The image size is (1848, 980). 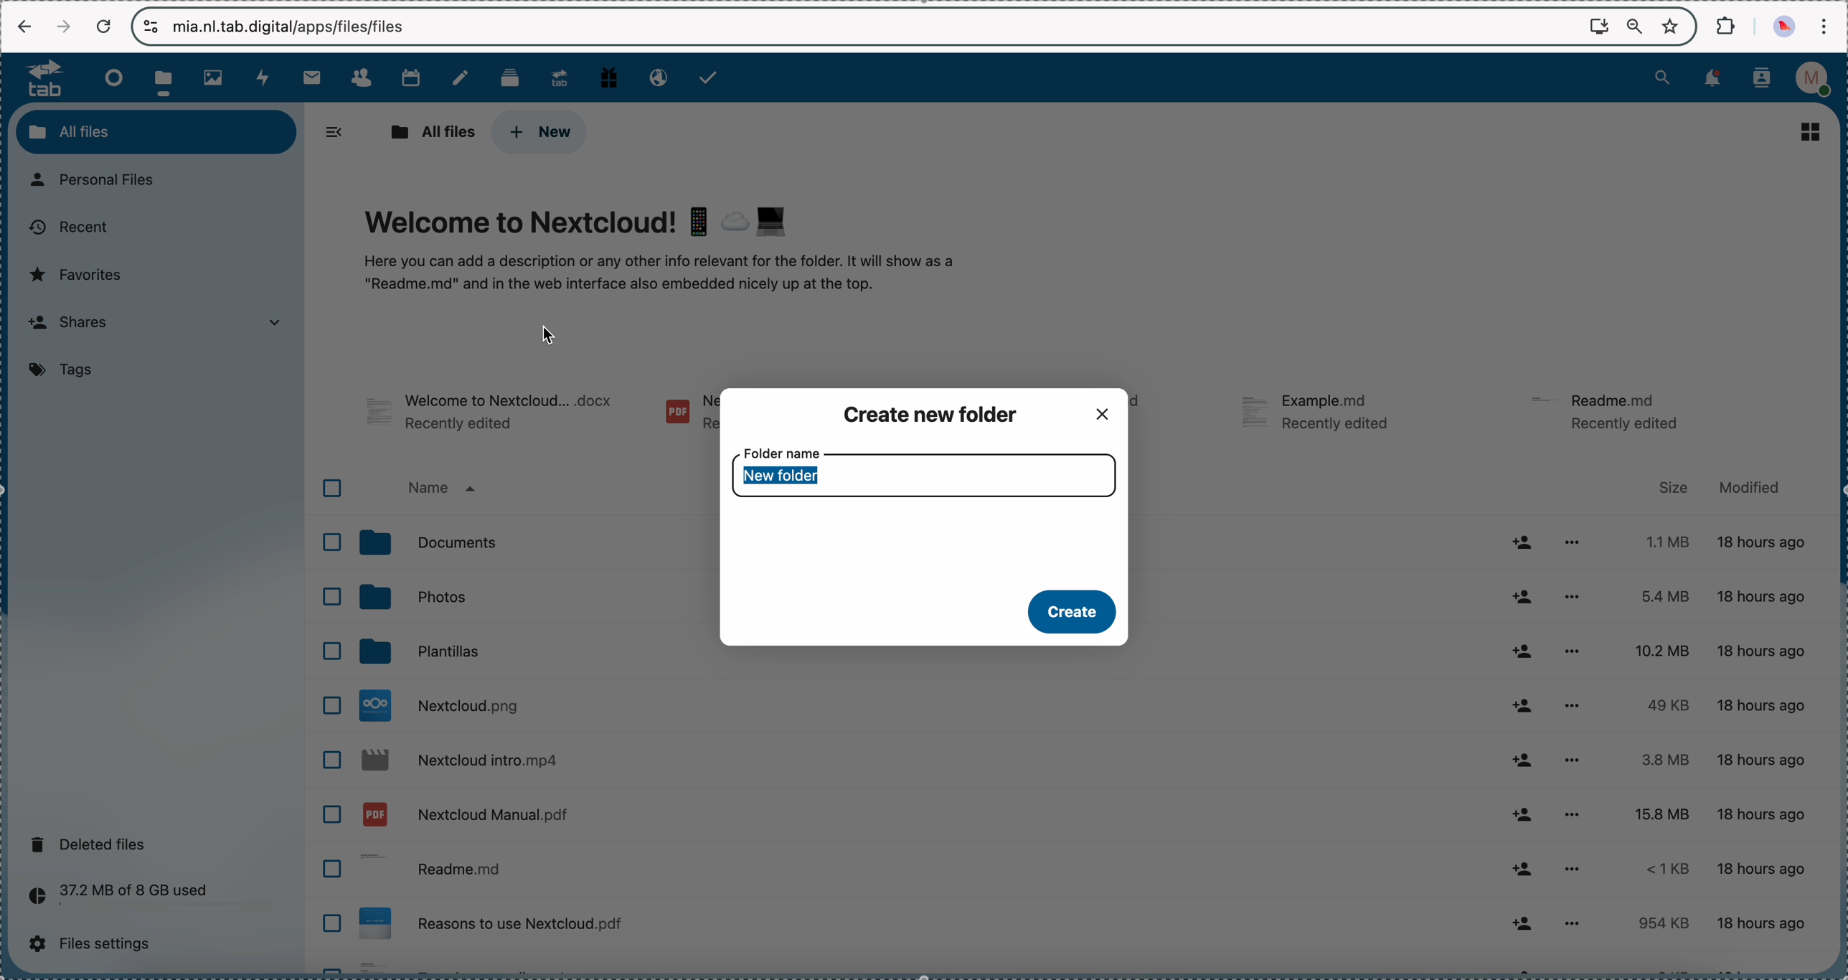 I want to click on contacts, so click(x=361, y=78).